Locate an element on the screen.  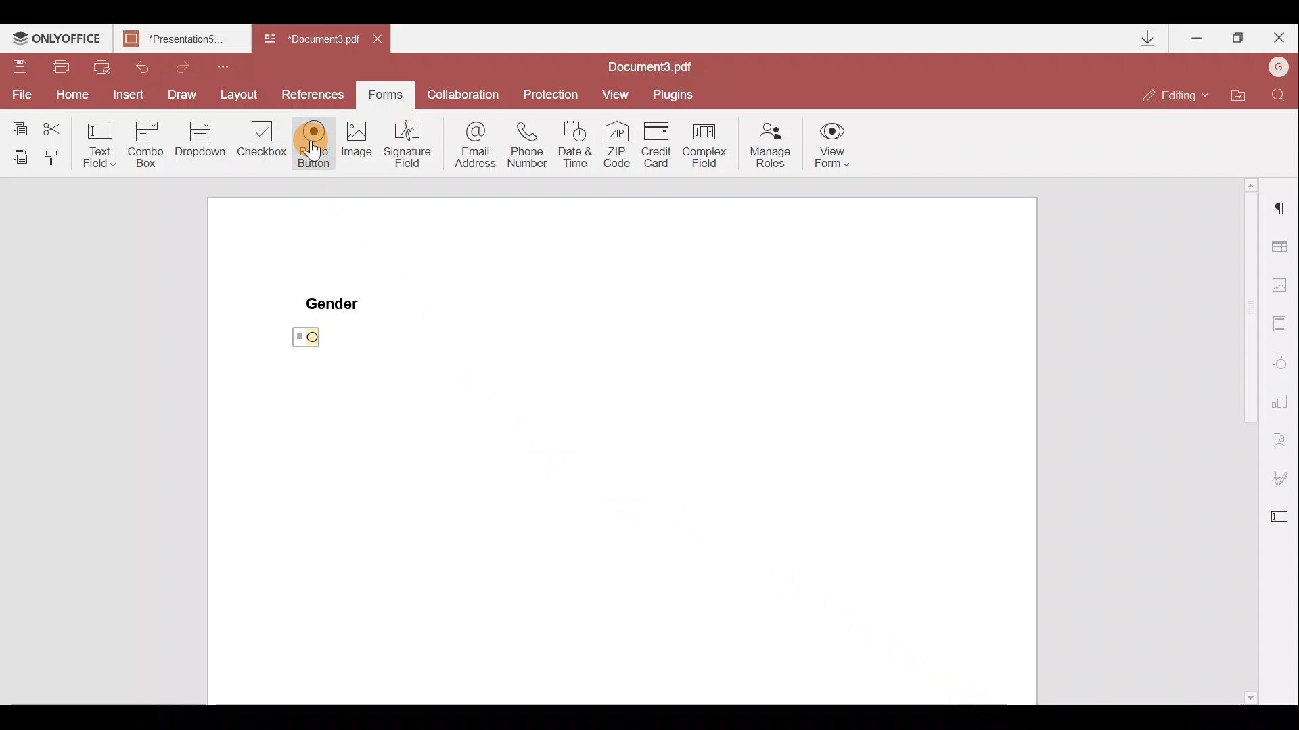
Shapes settings is located at coordinates (1283, 364).